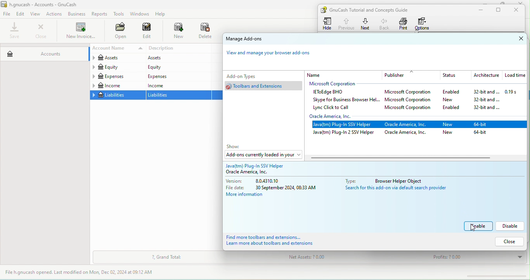 The image size is (530, 280). What do you see at coordinates (179, 48) in the screenshot?
I see `description` at bounding box center [179, 48].